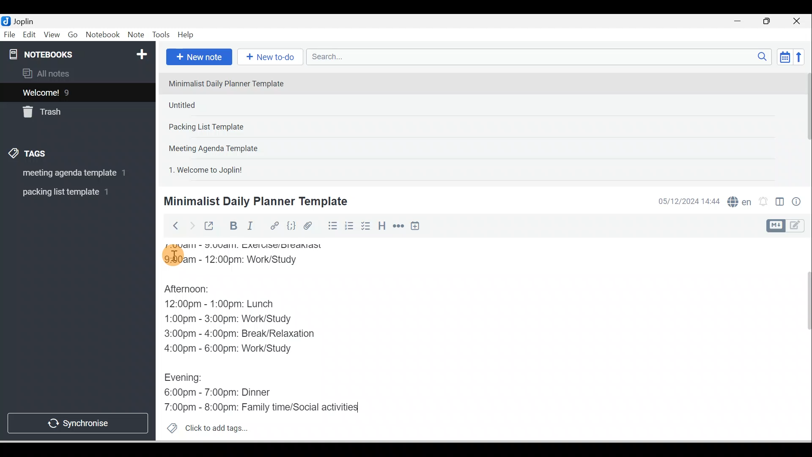 The image size is (812, 457). Describe the element at coordinates (102, 35) in the screenshot. I see `Notebook` at that location.